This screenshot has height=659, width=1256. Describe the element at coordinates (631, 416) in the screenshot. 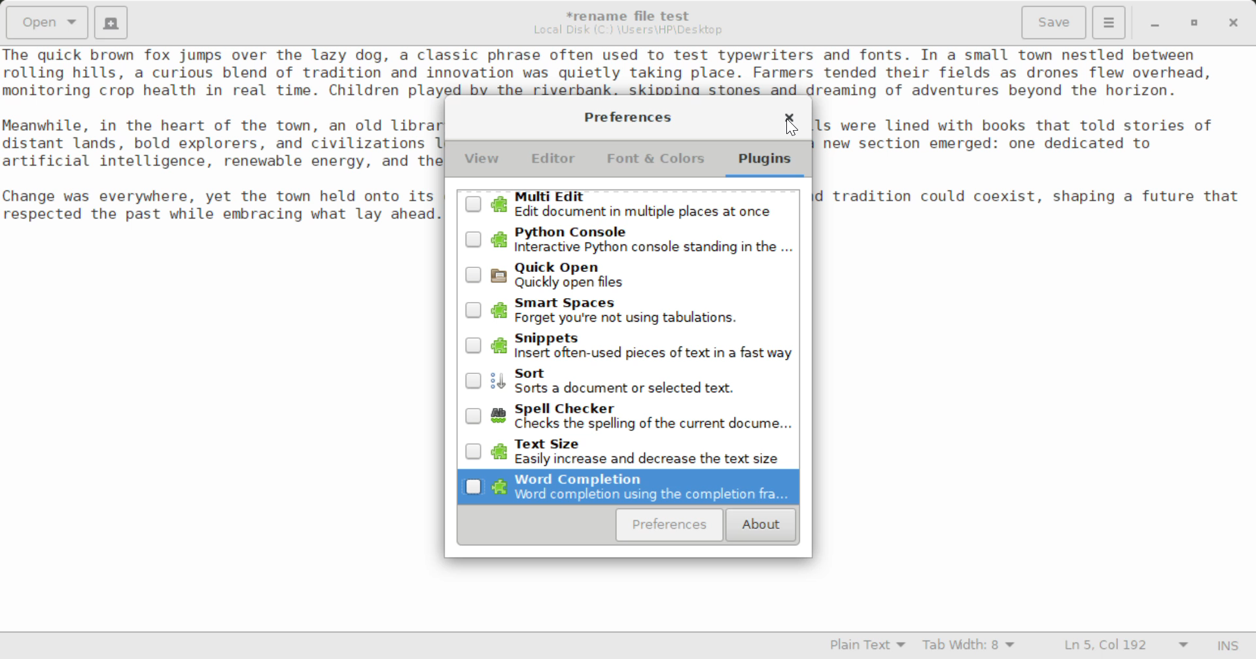

I see `Unselected Spell Checker Plugin ` at that location.